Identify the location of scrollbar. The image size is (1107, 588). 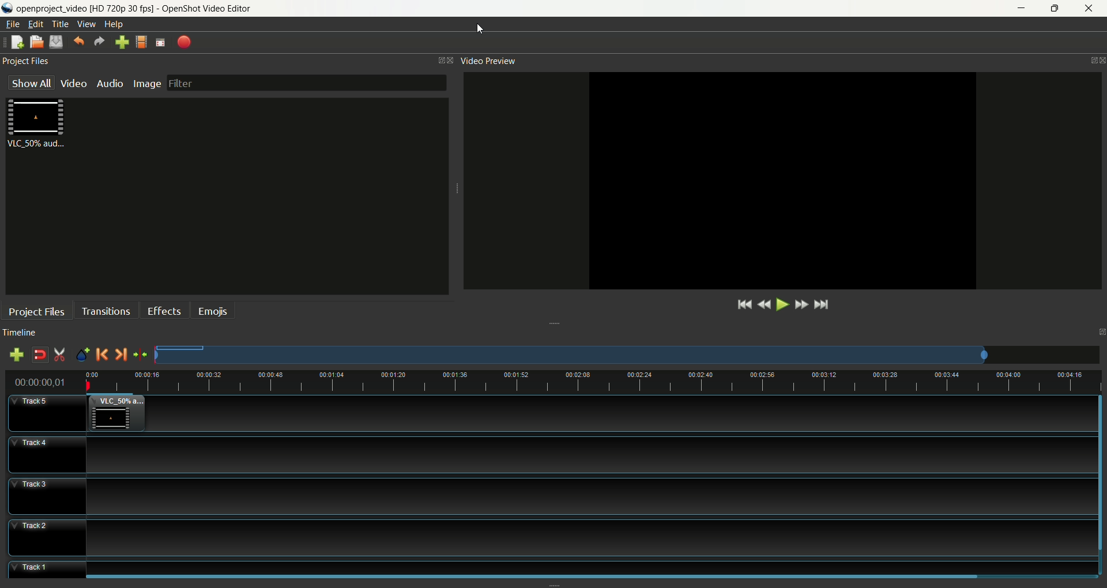
(553, 577).